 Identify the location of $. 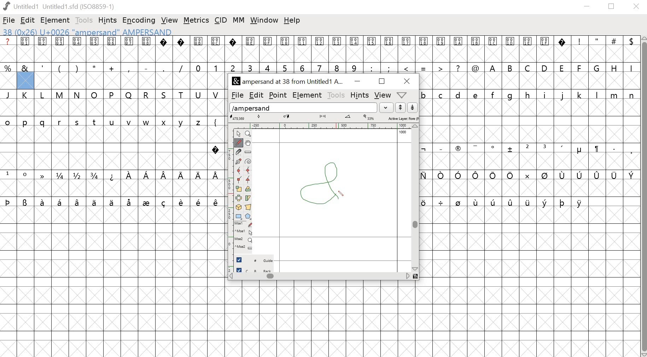
(630, 49).